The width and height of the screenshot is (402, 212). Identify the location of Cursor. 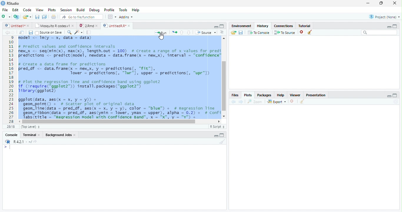
(11, 147).